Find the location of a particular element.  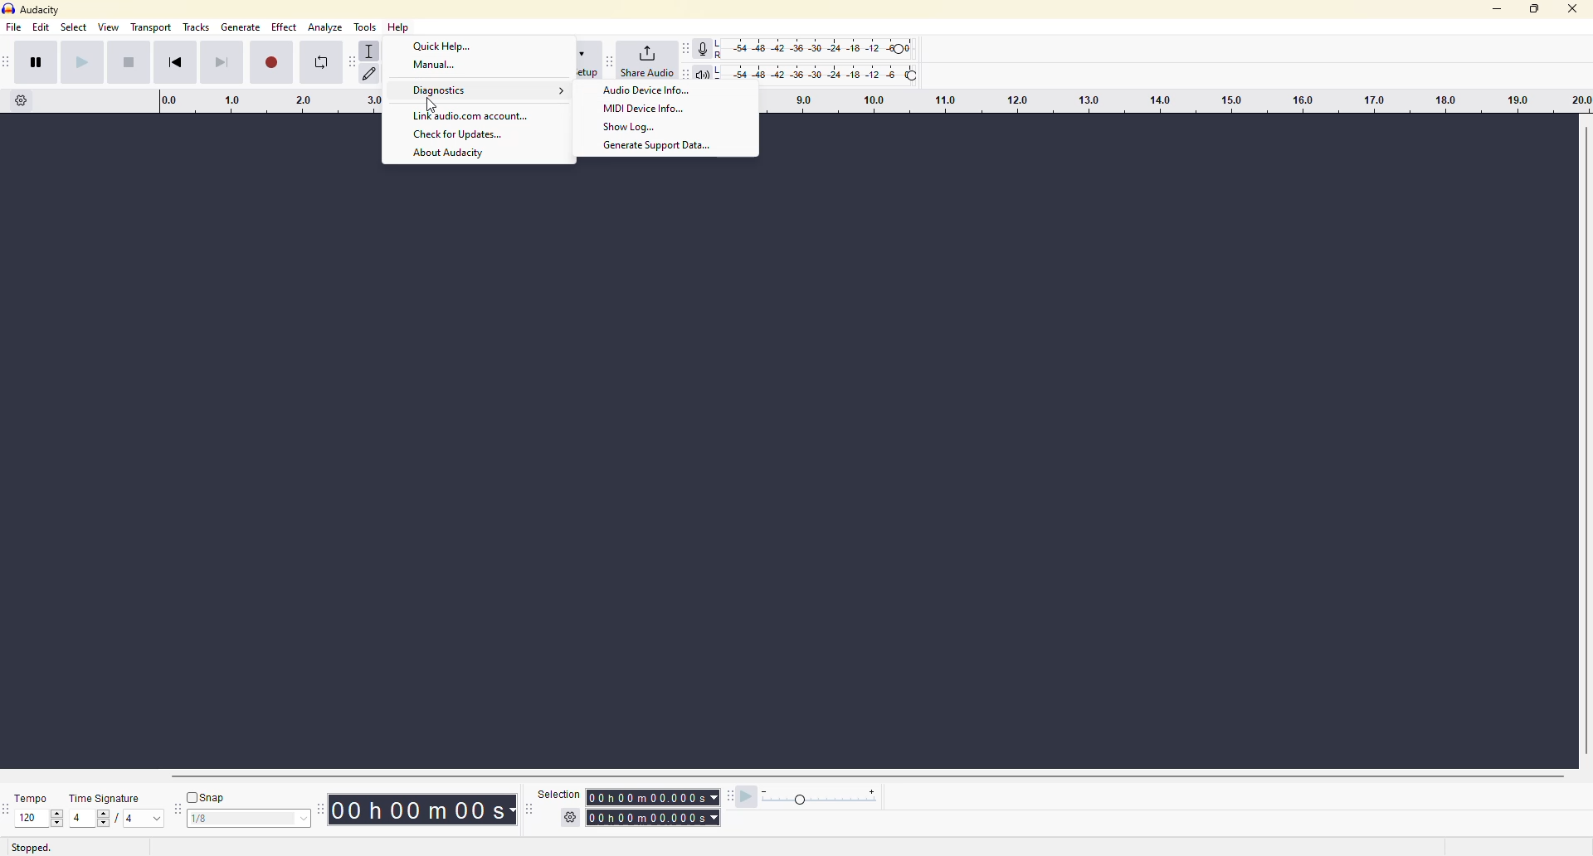

selection tool is located at coordinates (372, 48).